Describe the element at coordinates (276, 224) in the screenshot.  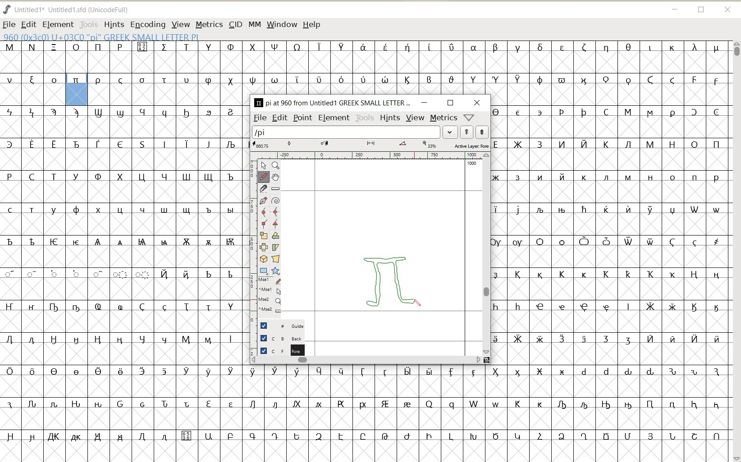
I see `Add a corner point` at that location.